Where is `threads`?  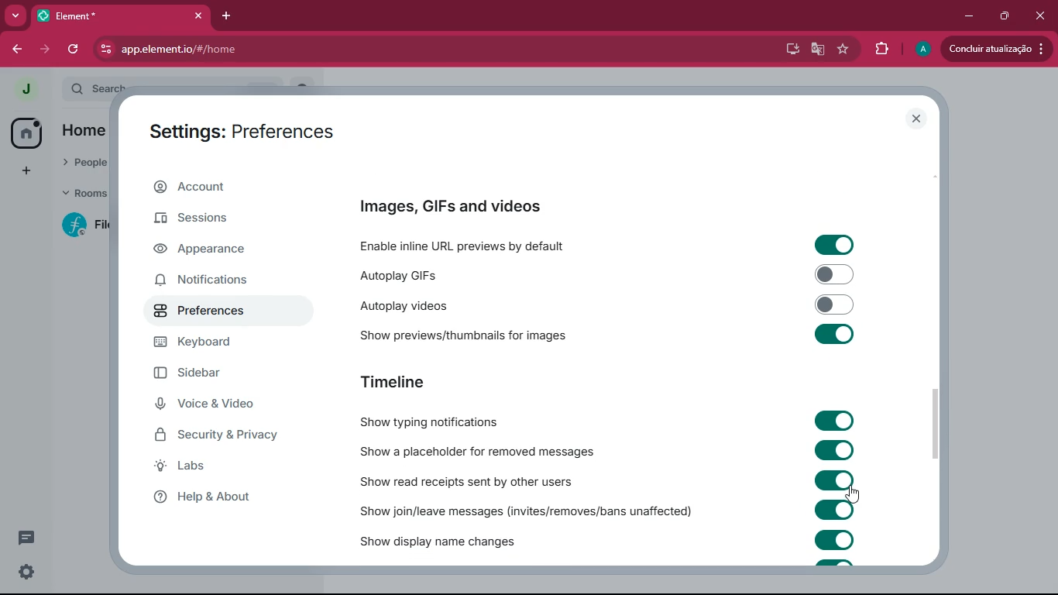
threads is located at coordinates (26, 538).